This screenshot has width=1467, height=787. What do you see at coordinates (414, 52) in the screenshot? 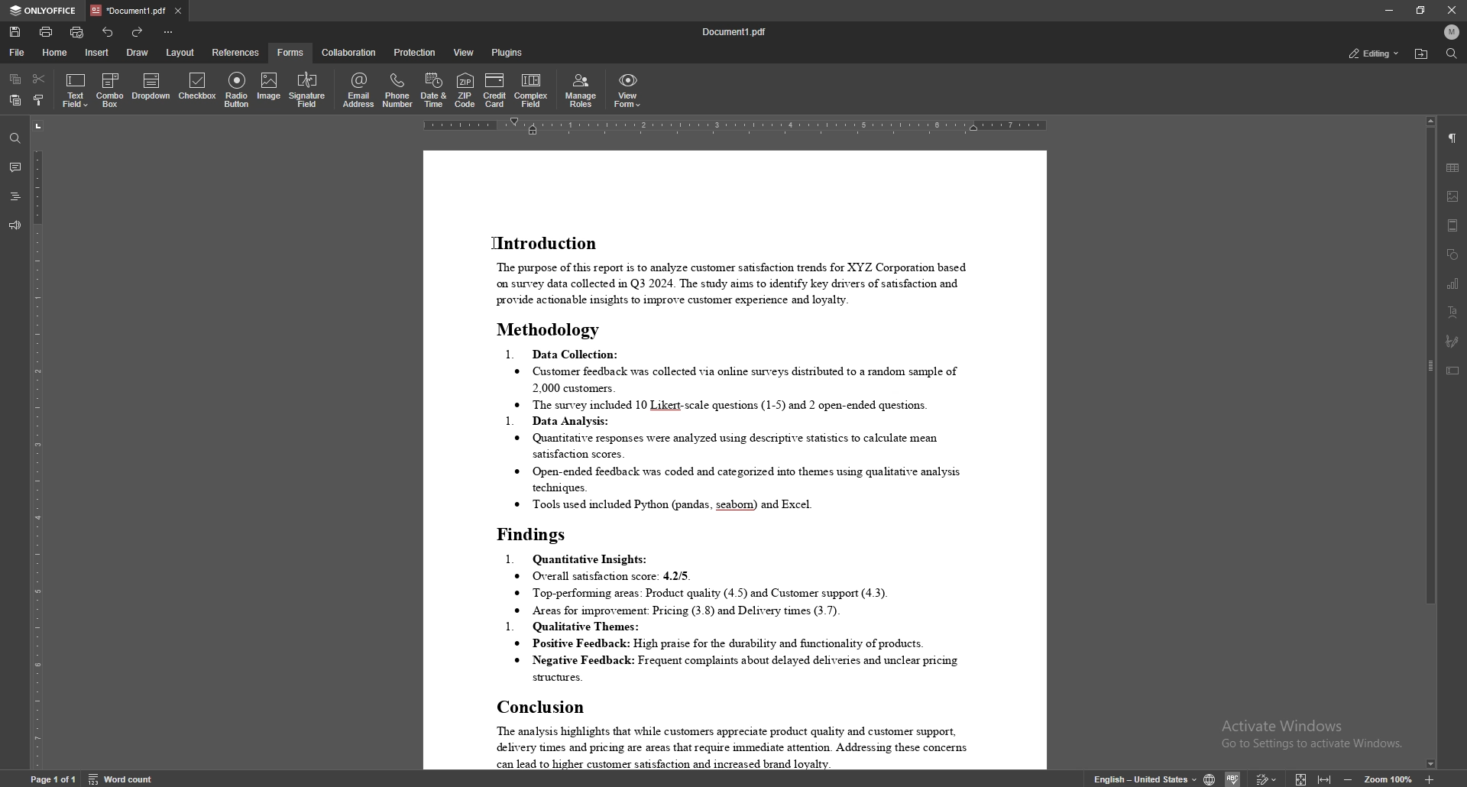
I see `protection` at bounding box center [414, 52].